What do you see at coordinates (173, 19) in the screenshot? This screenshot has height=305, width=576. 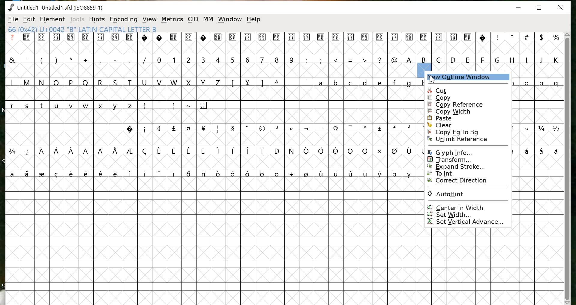 I see `METRICS` at bounding box center [173, 19].